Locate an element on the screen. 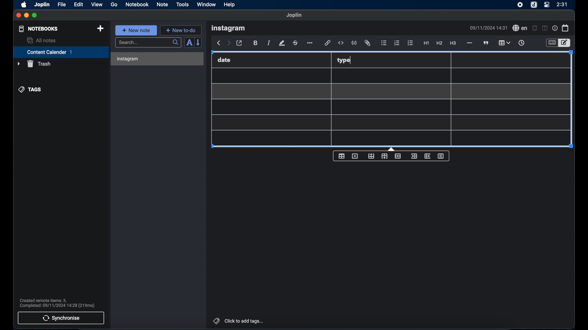 This screenshot has height=330, width=588. insert column before is located at coordinates (414, 156).